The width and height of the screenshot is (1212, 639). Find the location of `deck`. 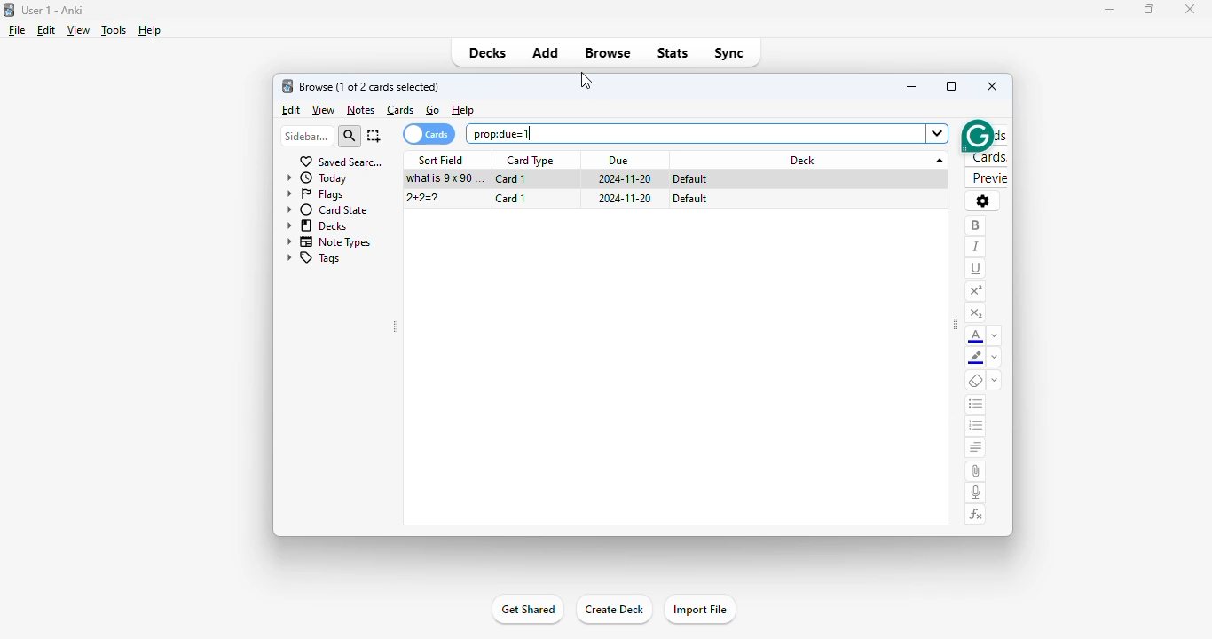

deck is located at coordinates (815, 160).